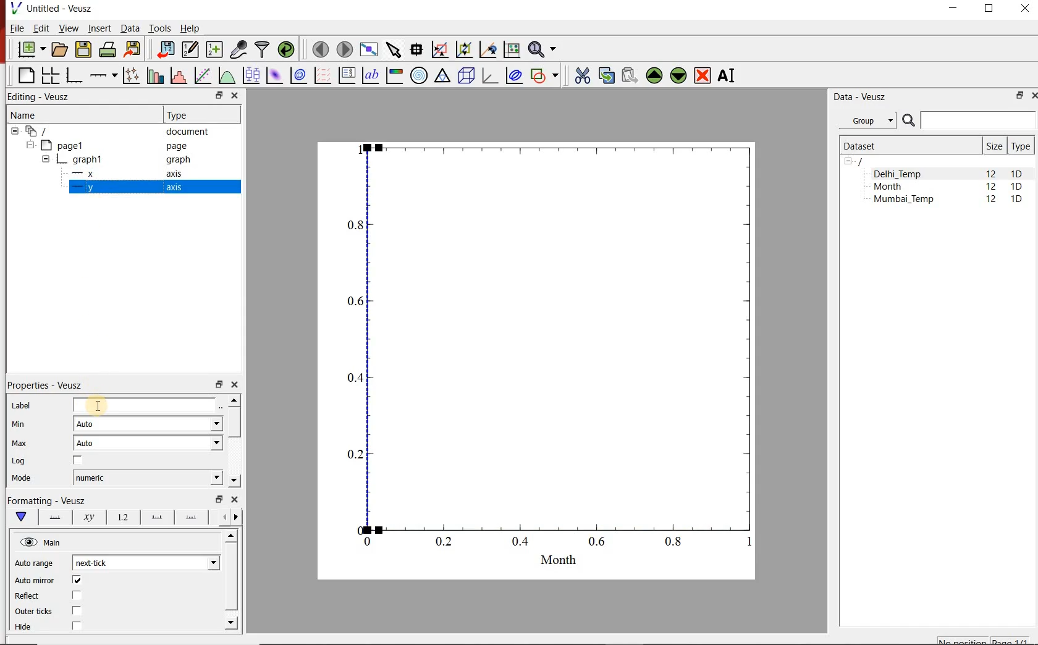 The width and height of the screenshot is (1038, 645). I want to click on new document, so click(30, 49).